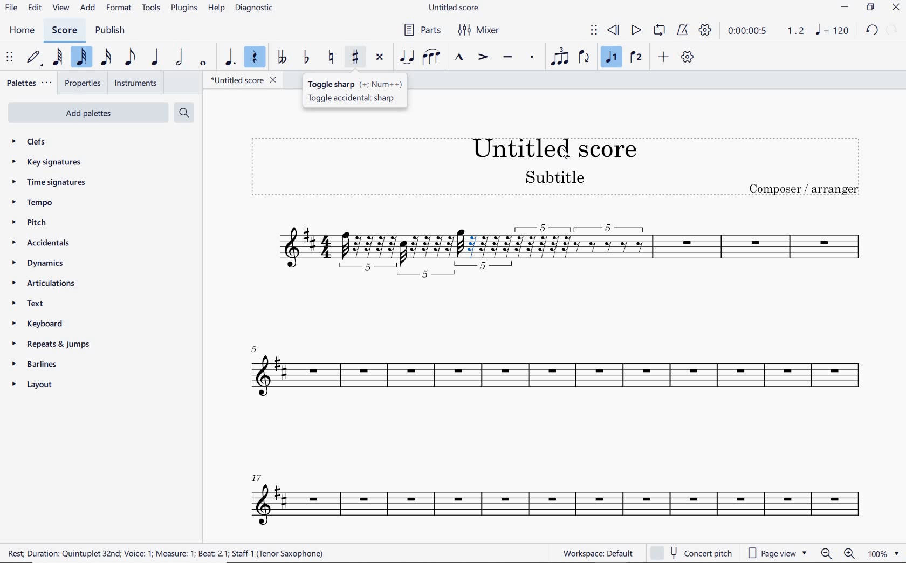 This screenshot has height=563, width=906. What do you see at coordinates (766, 32) in the screenshot?
I see `PLAY SPEED` at bounding box center [766, 32].